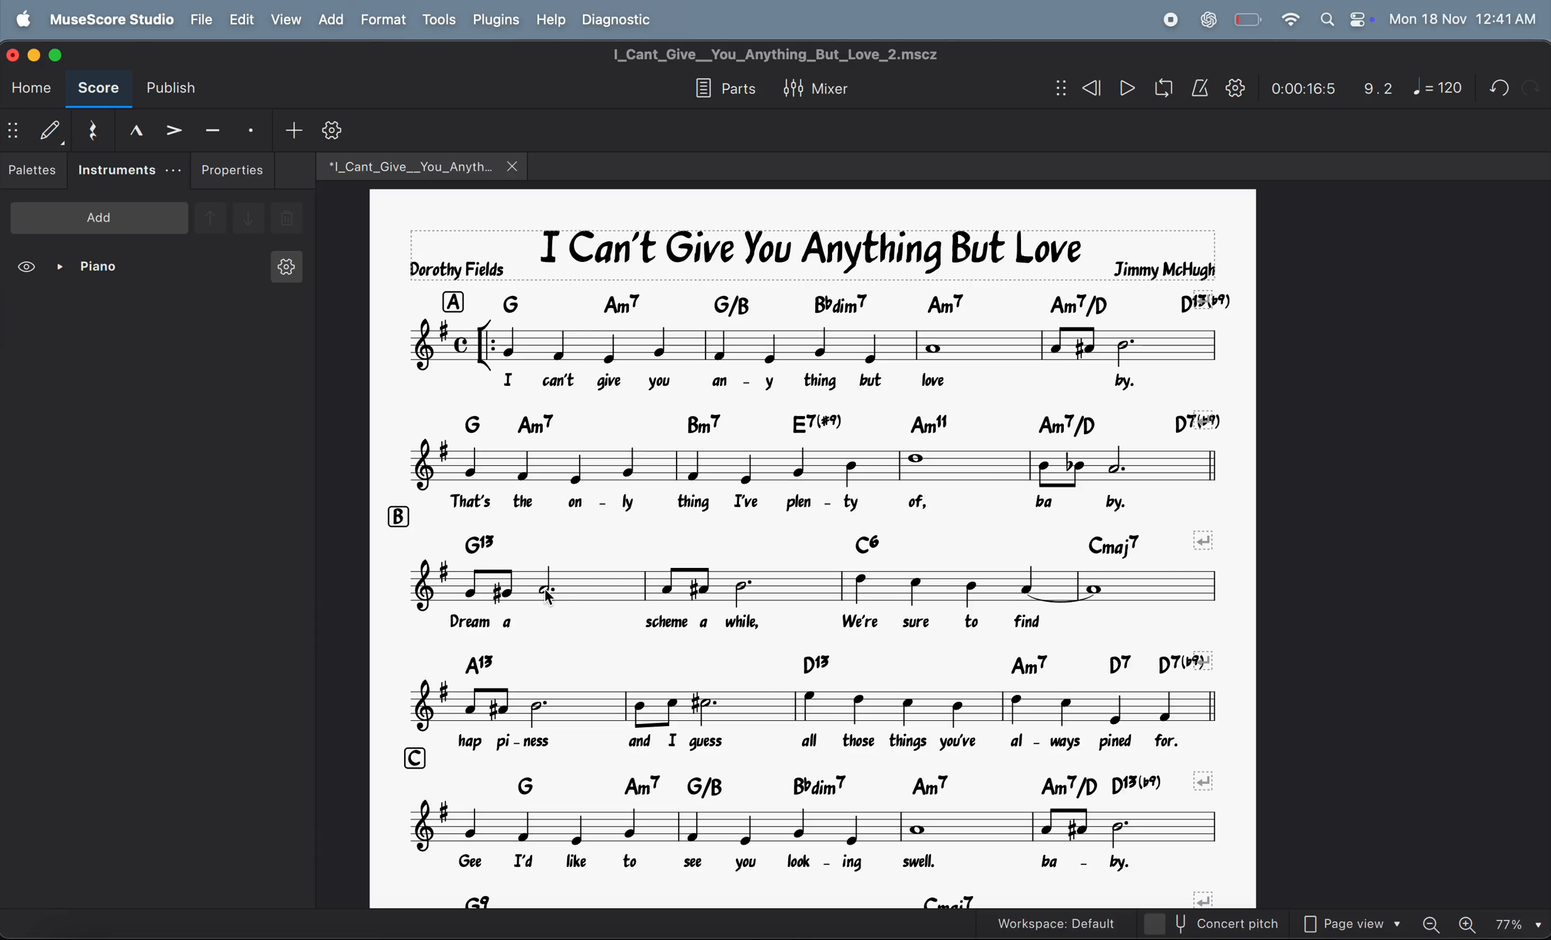 Image resolution: width=1551 pixels, height=940 pixels. Describe the element at coordinates (847, 663) in the screenshot. I see `chord symbols` at that location.